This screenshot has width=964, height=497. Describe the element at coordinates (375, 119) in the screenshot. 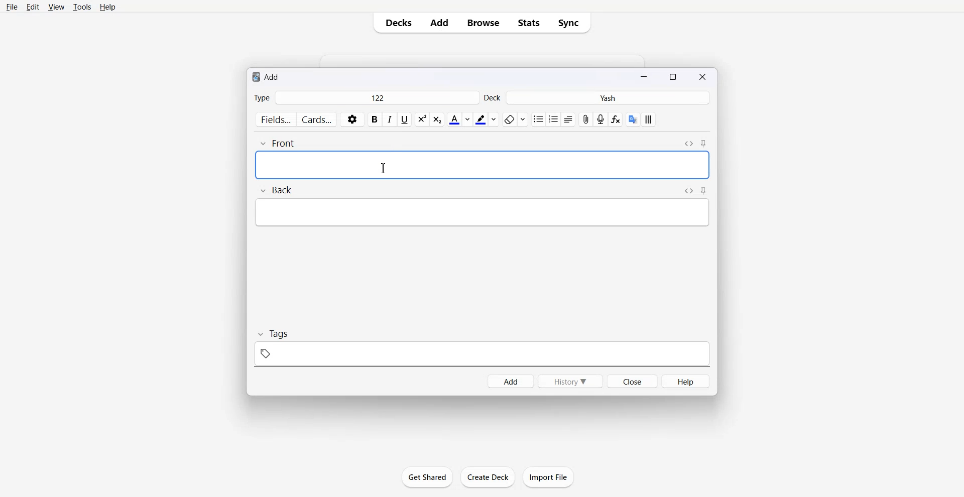

I see `Bold` at that location.